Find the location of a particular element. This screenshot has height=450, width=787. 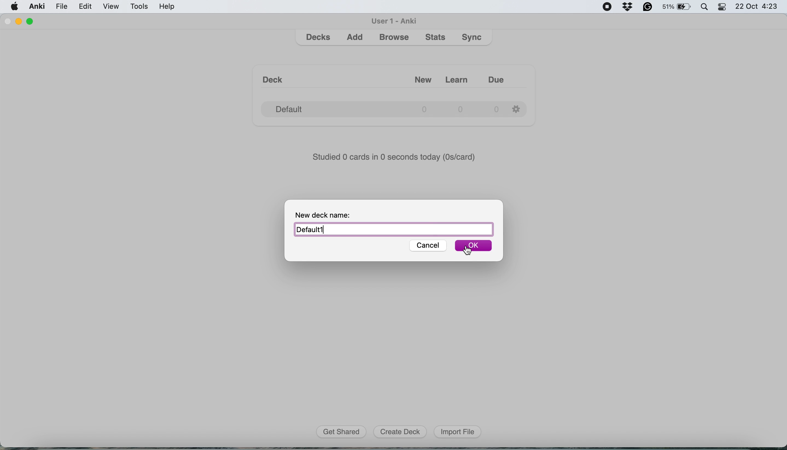

control center is located at coordinates (724, 8).